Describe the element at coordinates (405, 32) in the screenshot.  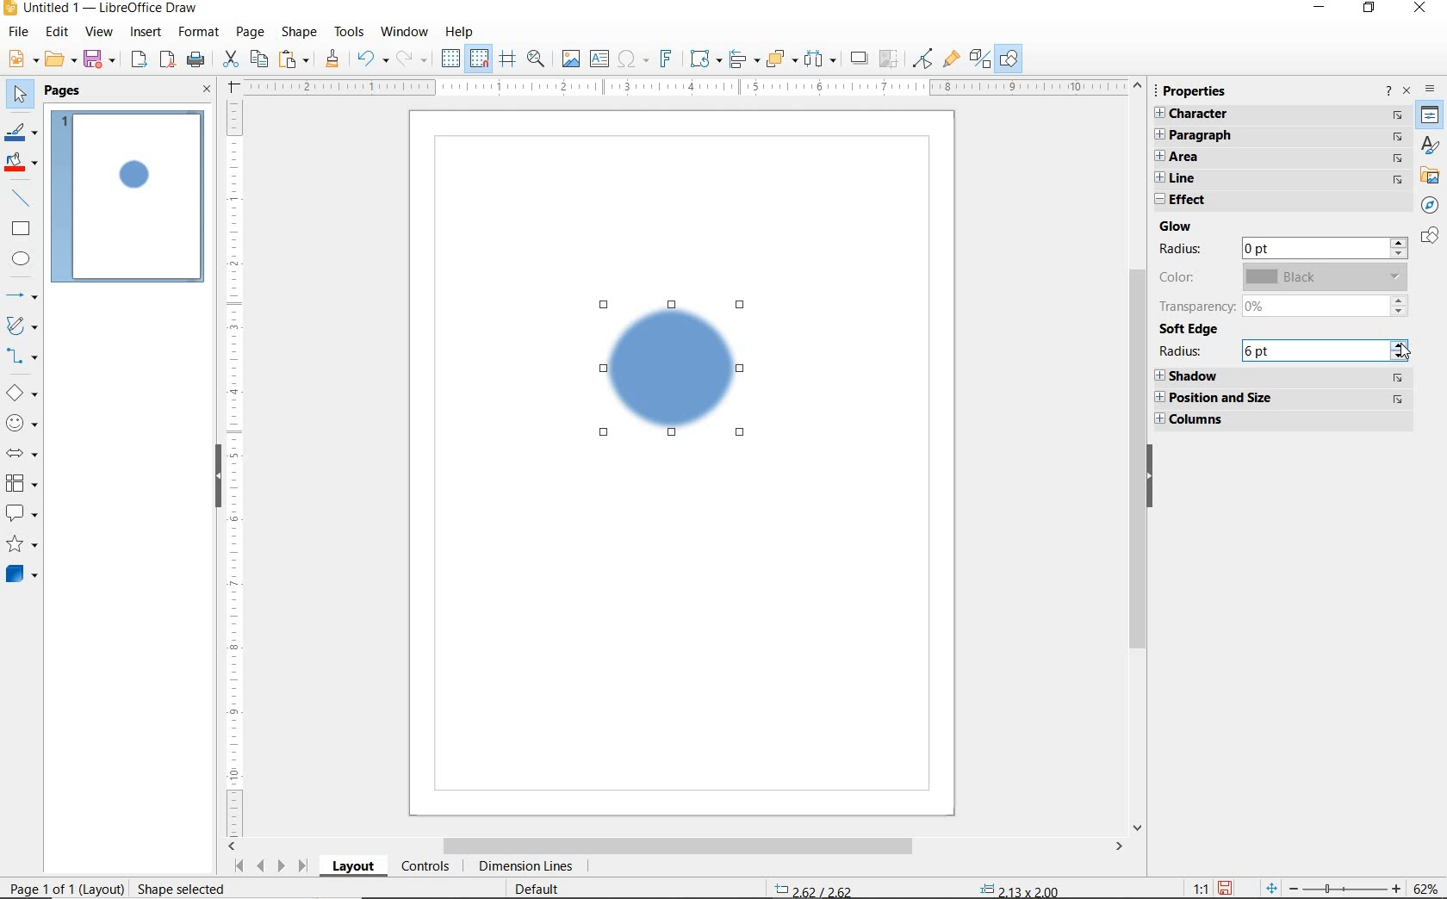
I see `WINDOW` at that location.